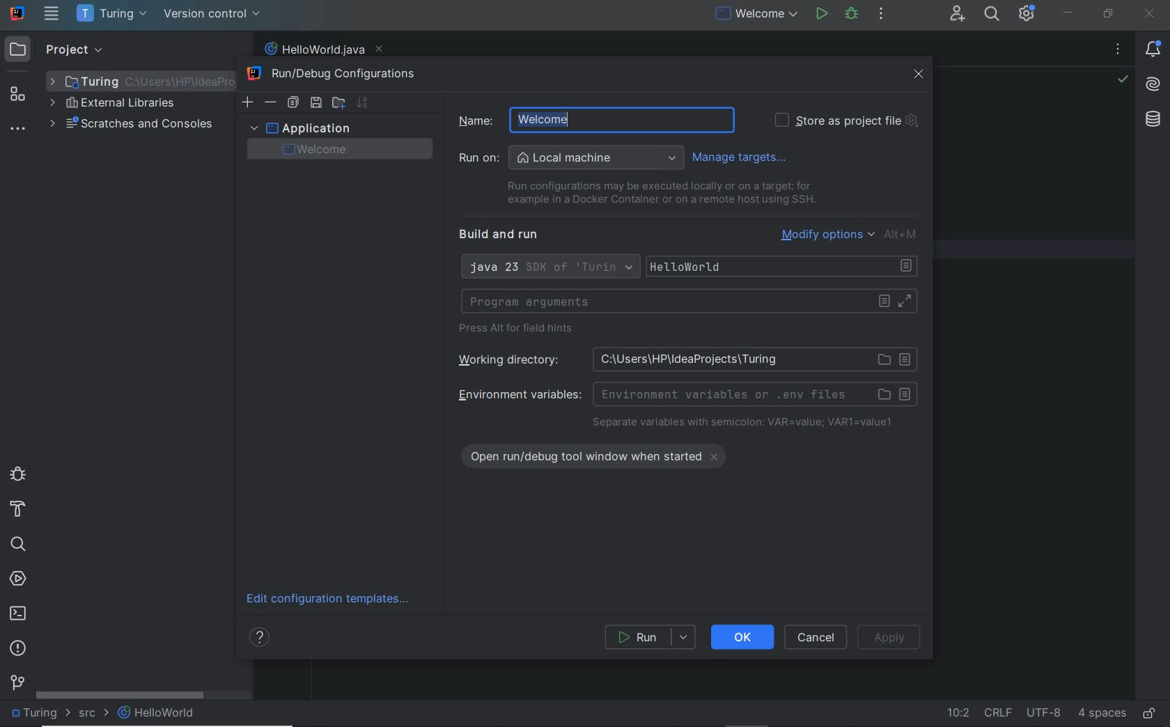  Describe the element at coordinates (743, 423) in the screenshot. I see `separate variables` at that location.